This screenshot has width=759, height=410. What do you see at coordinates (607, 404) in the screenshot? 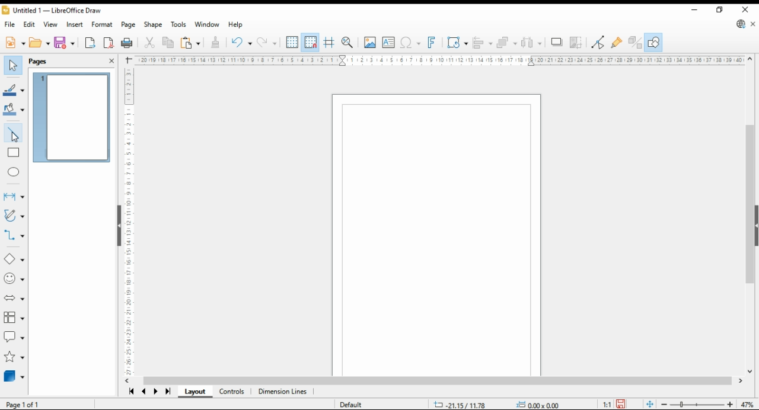
I see `1:1` at bounding box center [607, 404].